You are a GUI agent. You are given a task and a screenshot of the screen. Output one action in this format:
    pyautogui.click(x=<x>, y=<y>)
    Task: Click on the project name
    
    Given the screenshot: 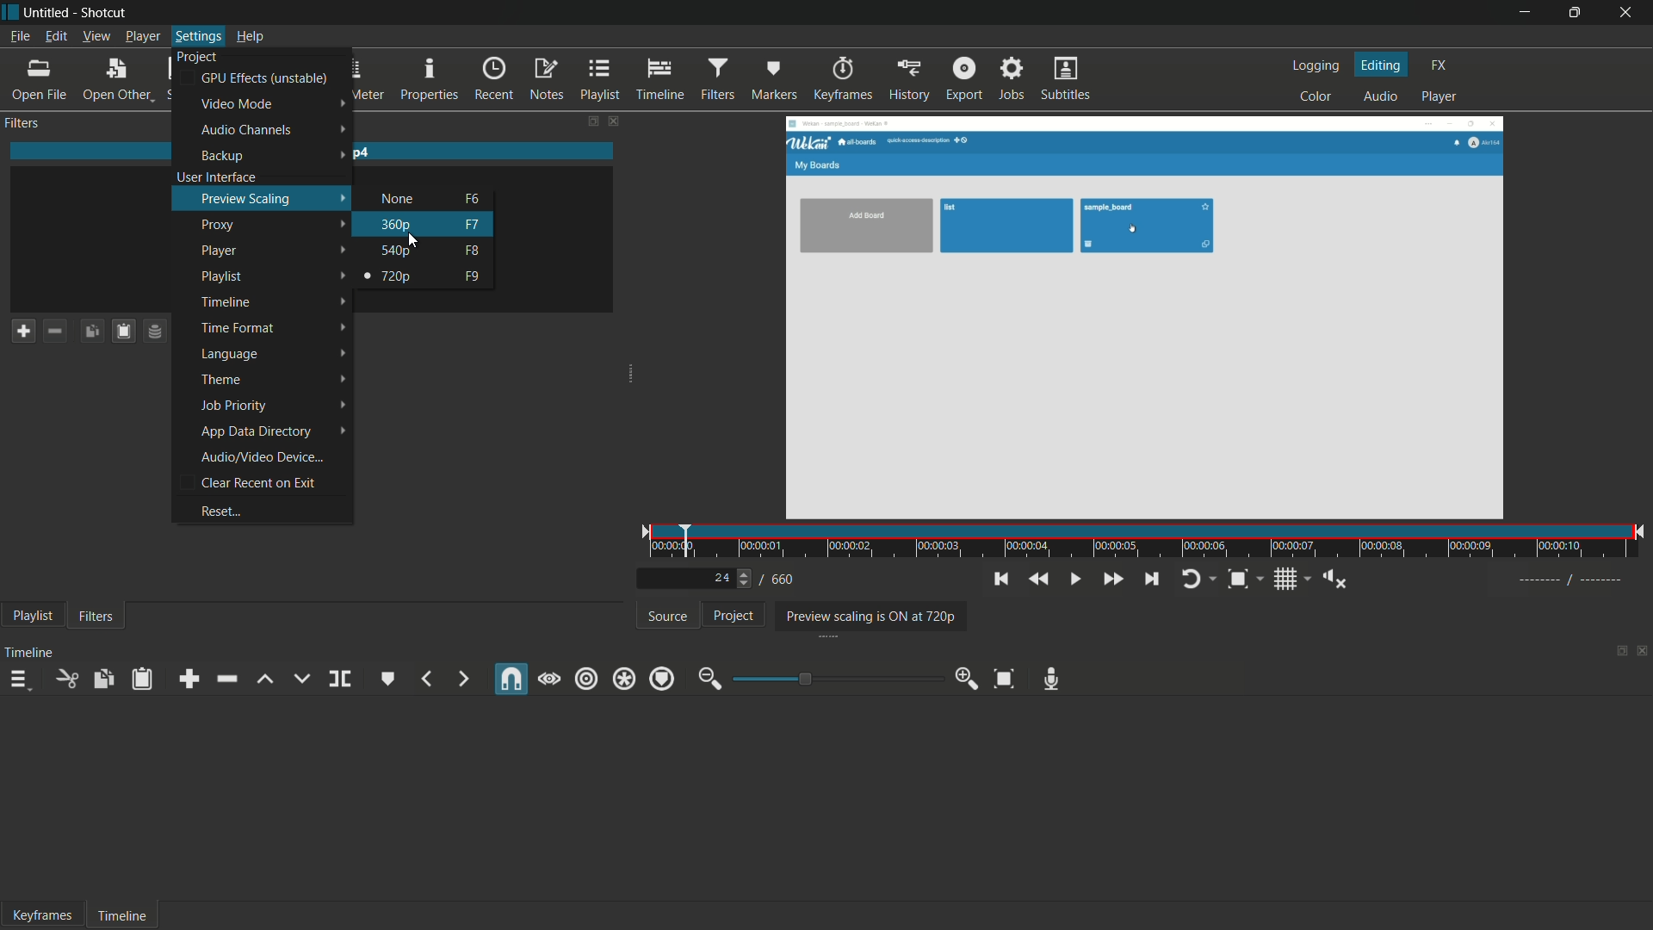 What is the action you would take?
    pyautogui.click(x=49, y=13)
    